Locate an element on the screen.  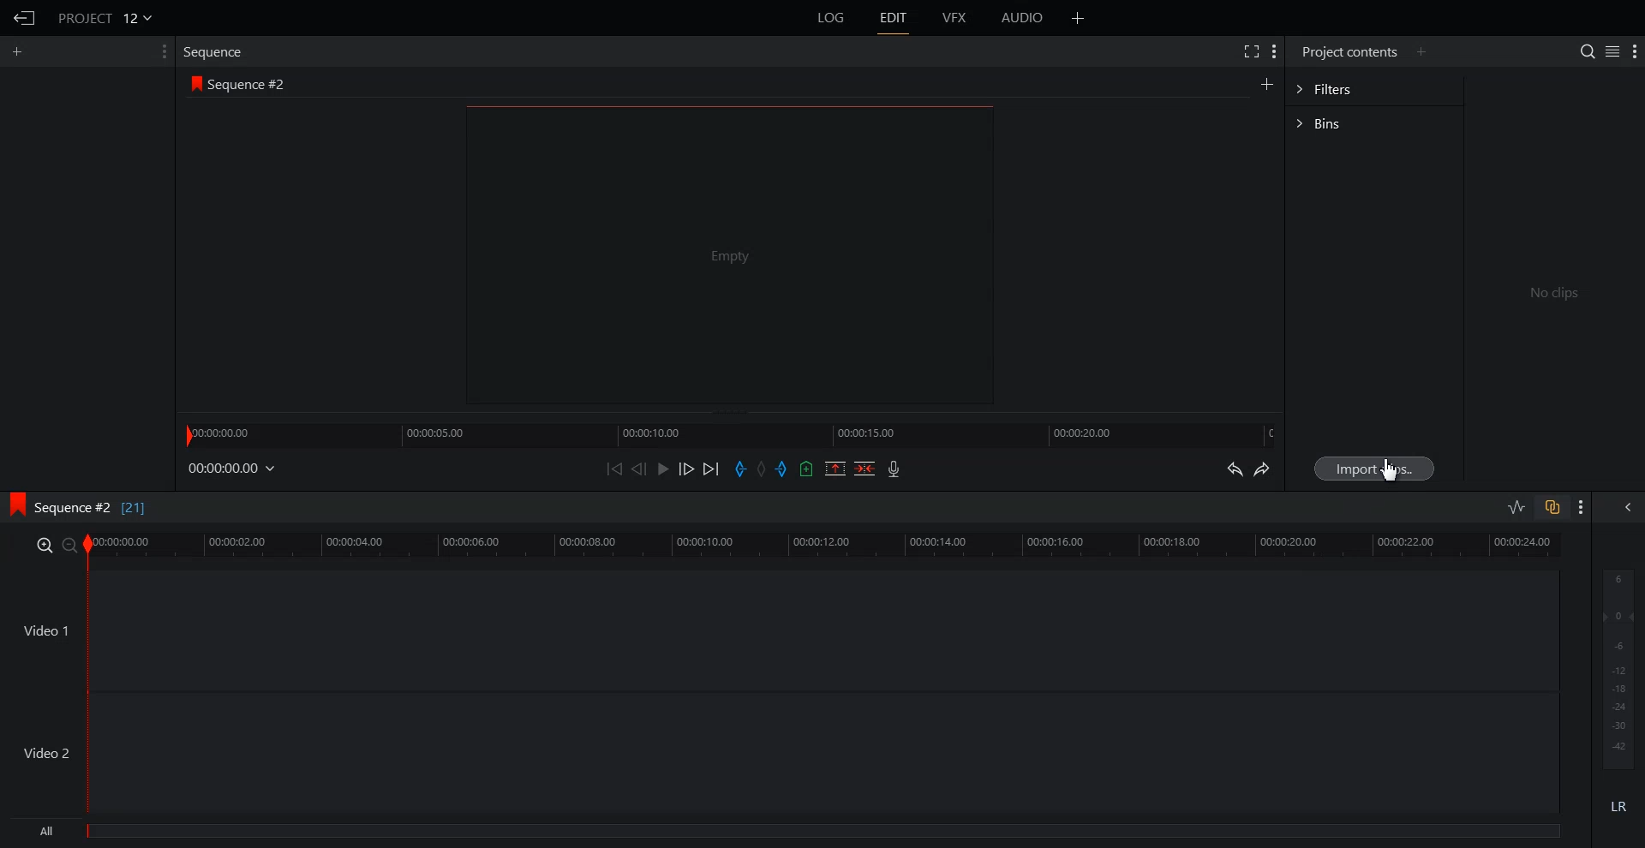
Import Clips is located at coordinates (1374, 468).